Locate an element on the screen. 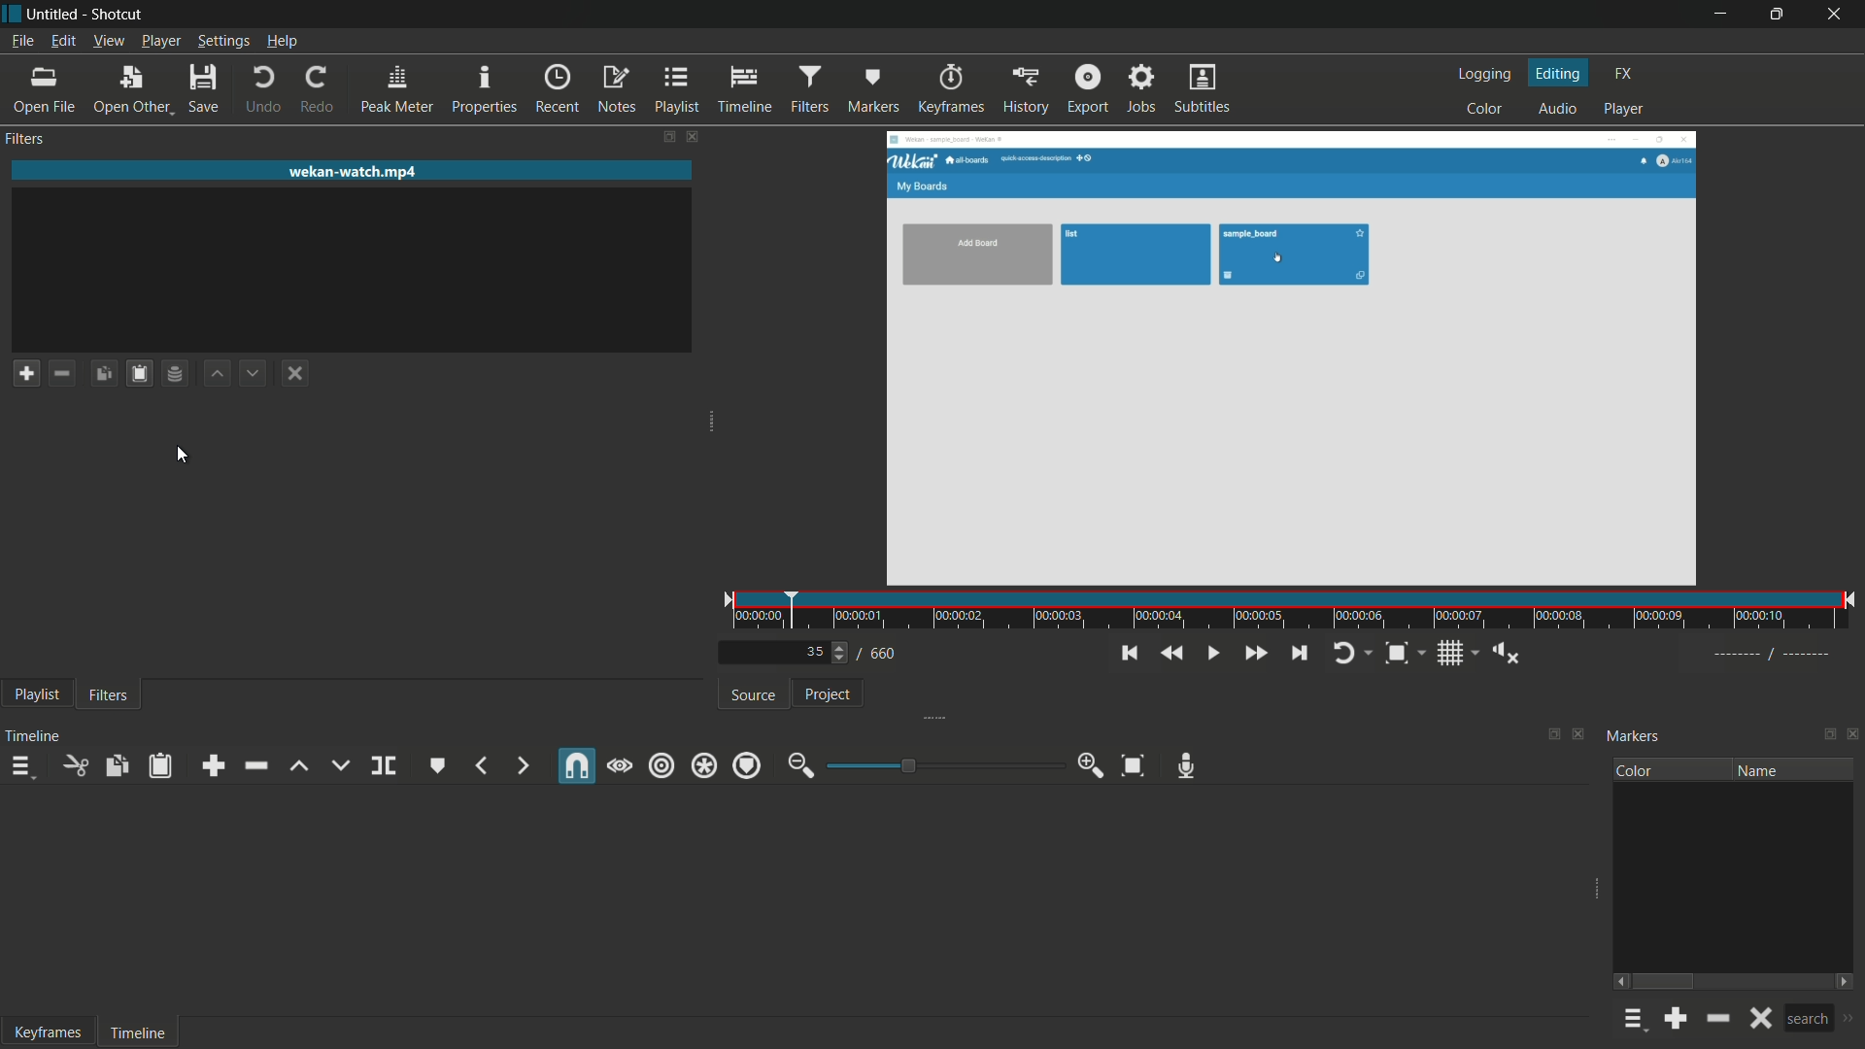 The height and width of the screenshot is (1049, 1865). help menu is located at coordinates (283, 41).